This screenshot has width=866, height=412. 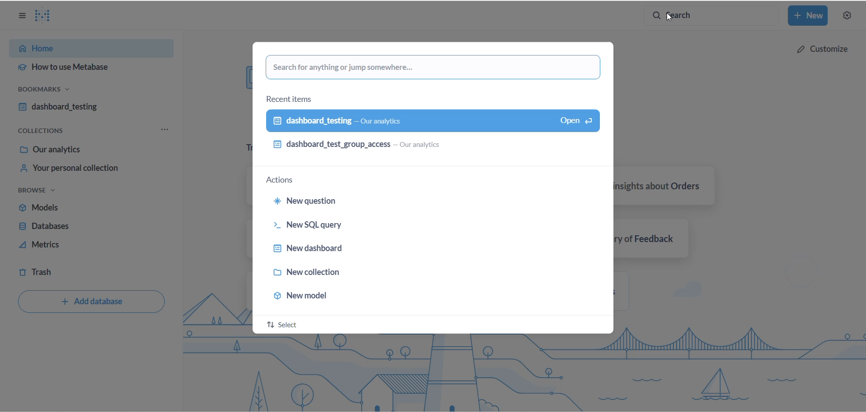 I want to click on show/hide sidebar, so click(x=20, y=17).